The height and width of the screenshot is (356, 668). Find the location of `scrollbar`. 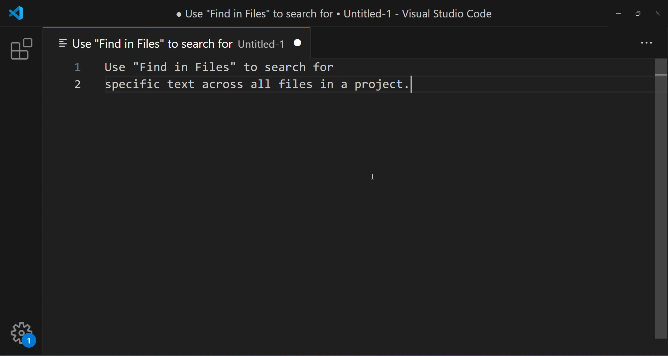

scrollbar is located at coordinates (659, 200).